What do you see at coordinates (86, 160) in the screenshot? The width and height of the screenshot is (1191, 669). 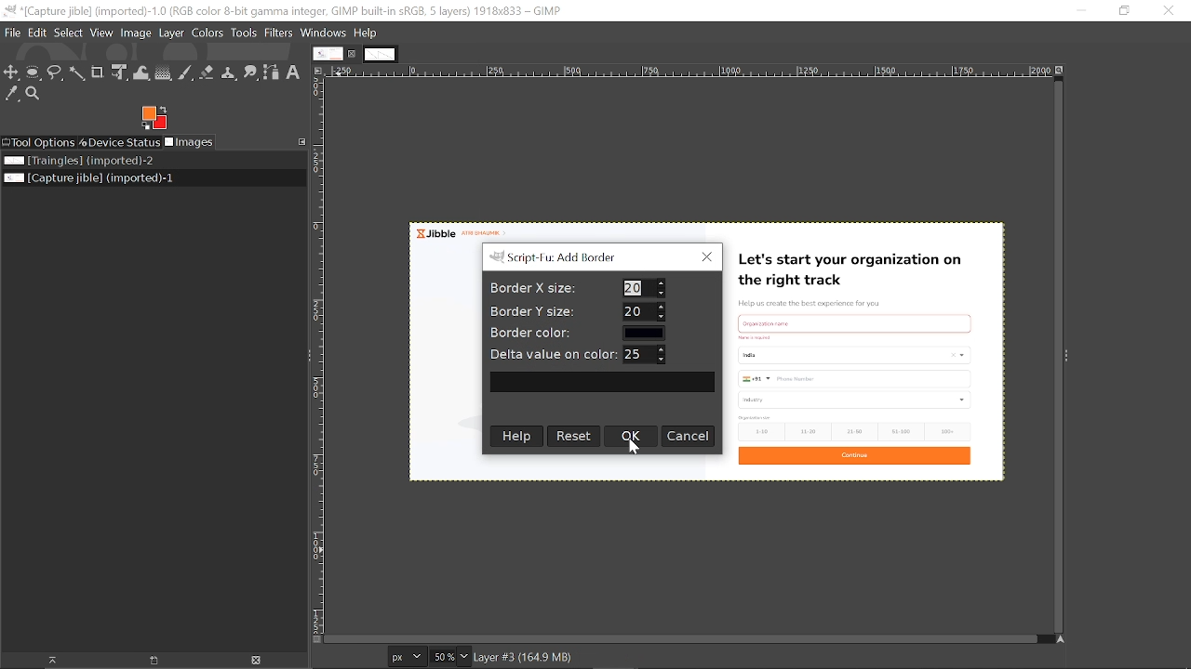 I see `Image file named "Triangles"` at bounding box center [86, 160].